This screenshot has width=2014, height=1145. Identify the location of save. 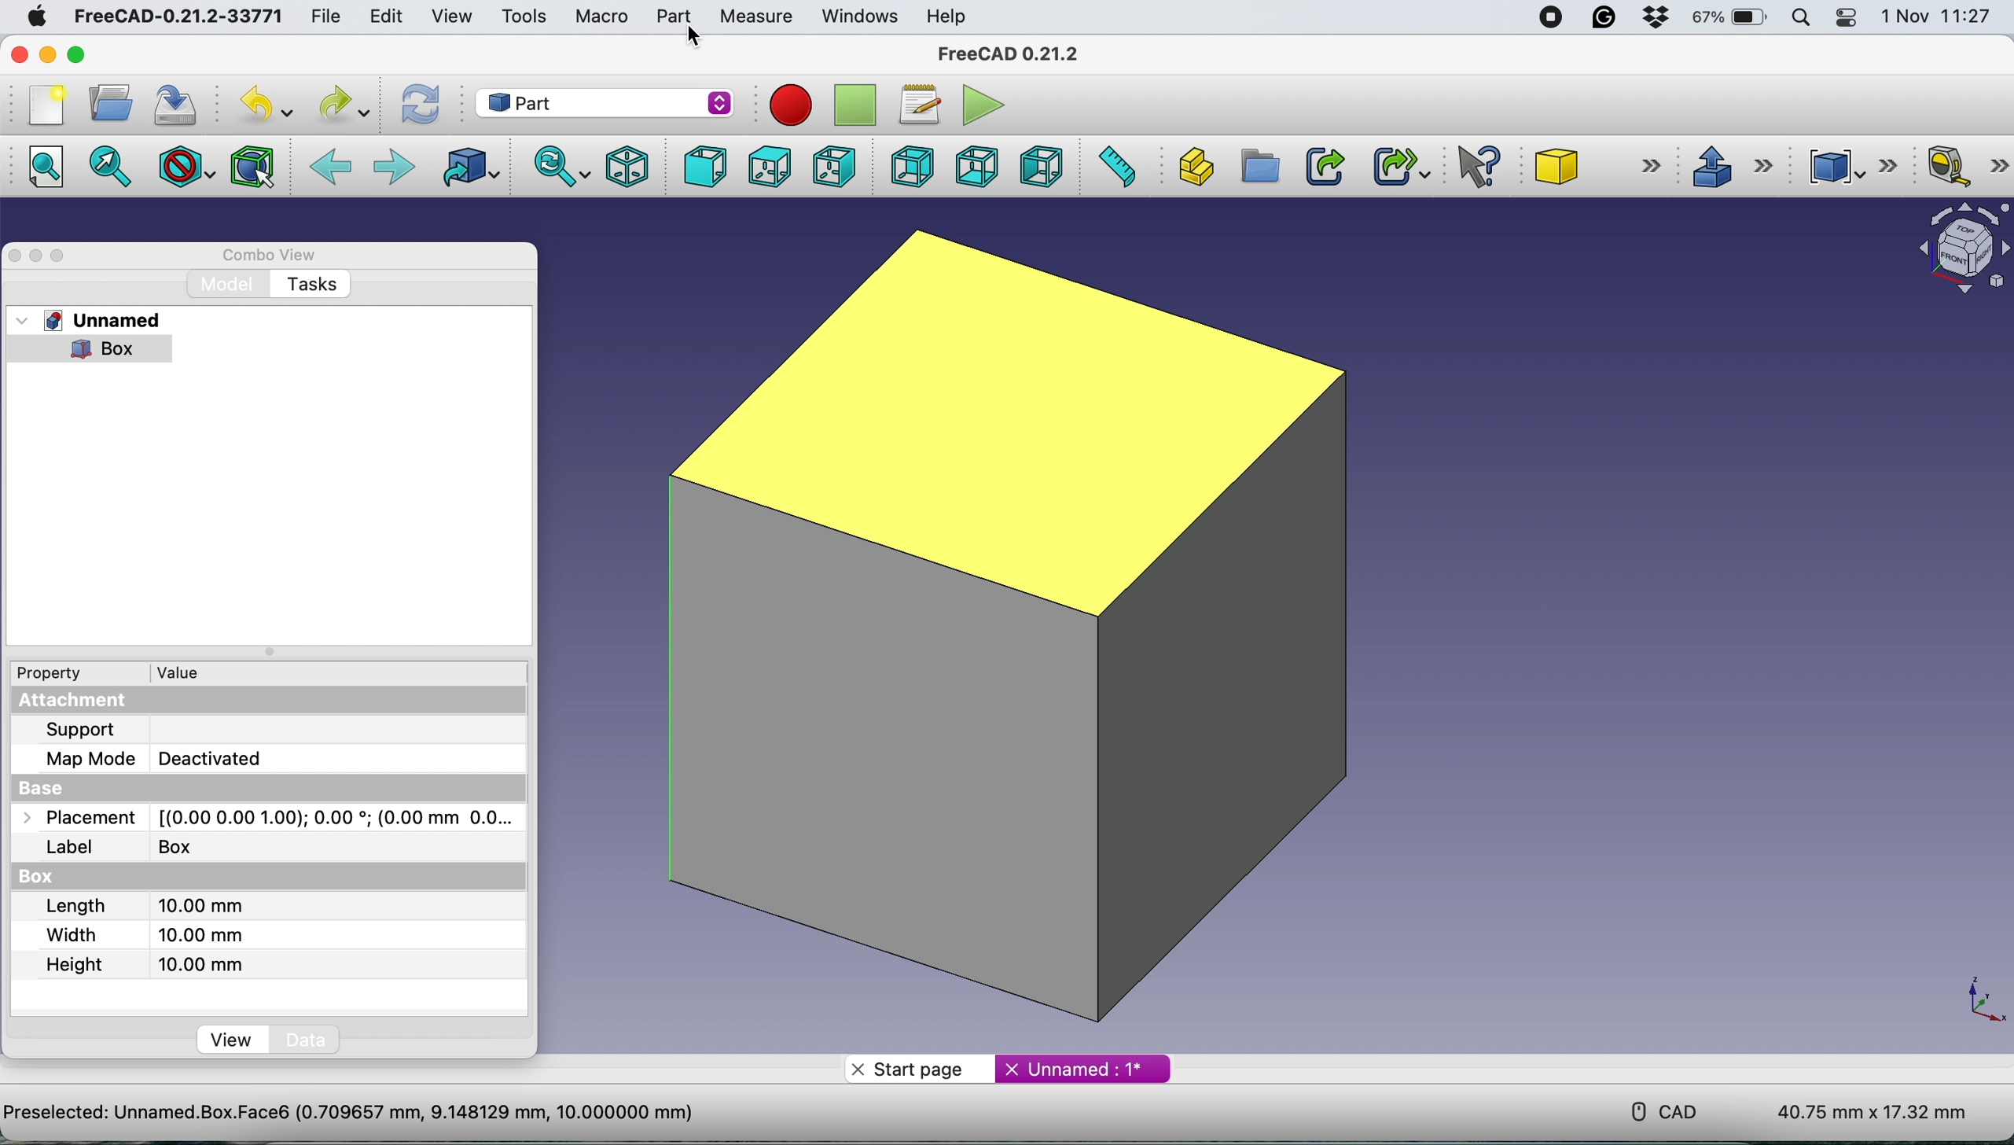
(184, 109).